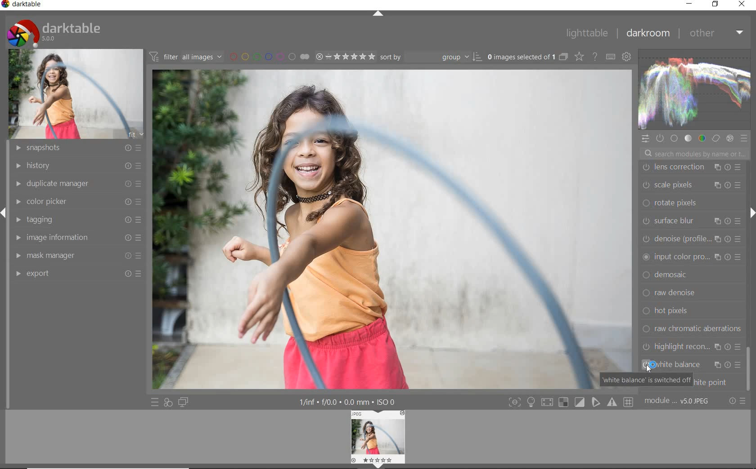 This screenshot has width=756, height=469. Describe the element at coordinates (75, 165) in the screenshot. I see `history` at that location.